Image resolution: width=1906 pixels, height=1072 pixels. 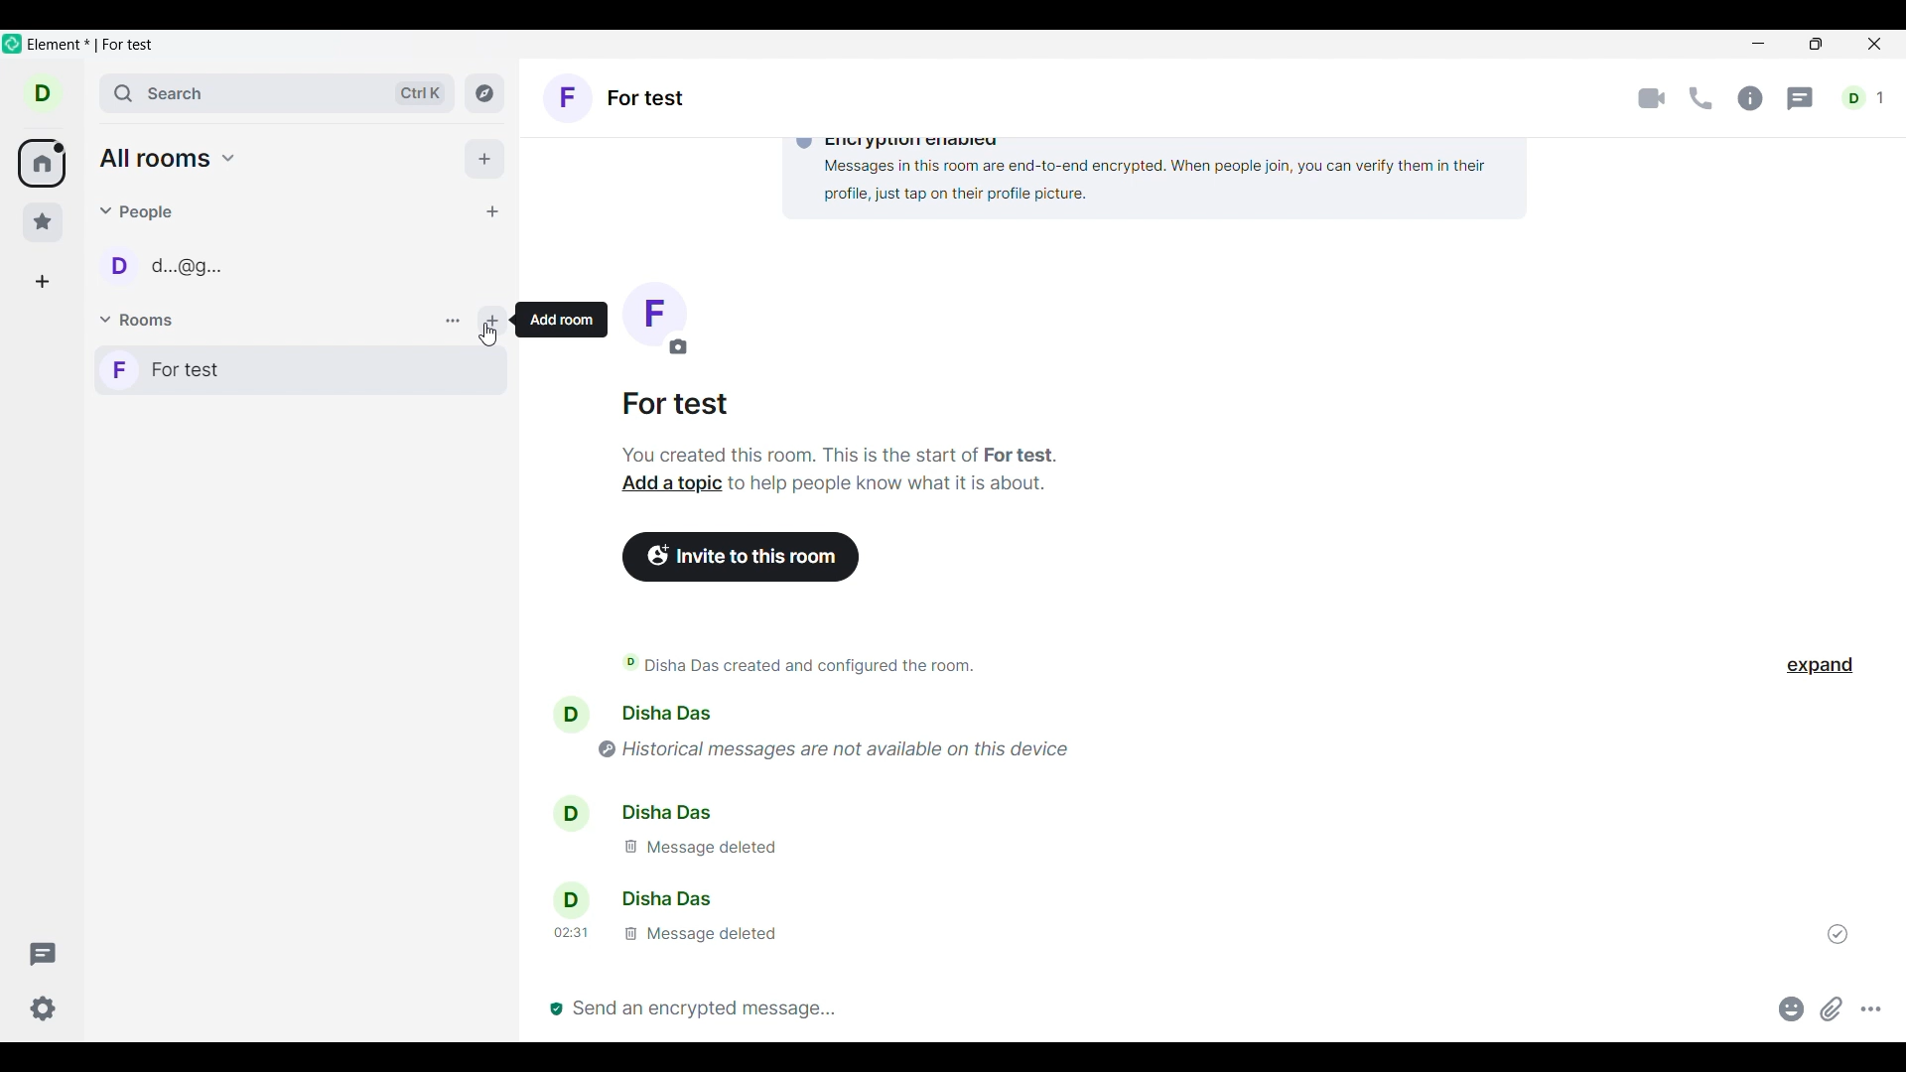 I want to click on Invite to this room, so click(x=741, y=557).